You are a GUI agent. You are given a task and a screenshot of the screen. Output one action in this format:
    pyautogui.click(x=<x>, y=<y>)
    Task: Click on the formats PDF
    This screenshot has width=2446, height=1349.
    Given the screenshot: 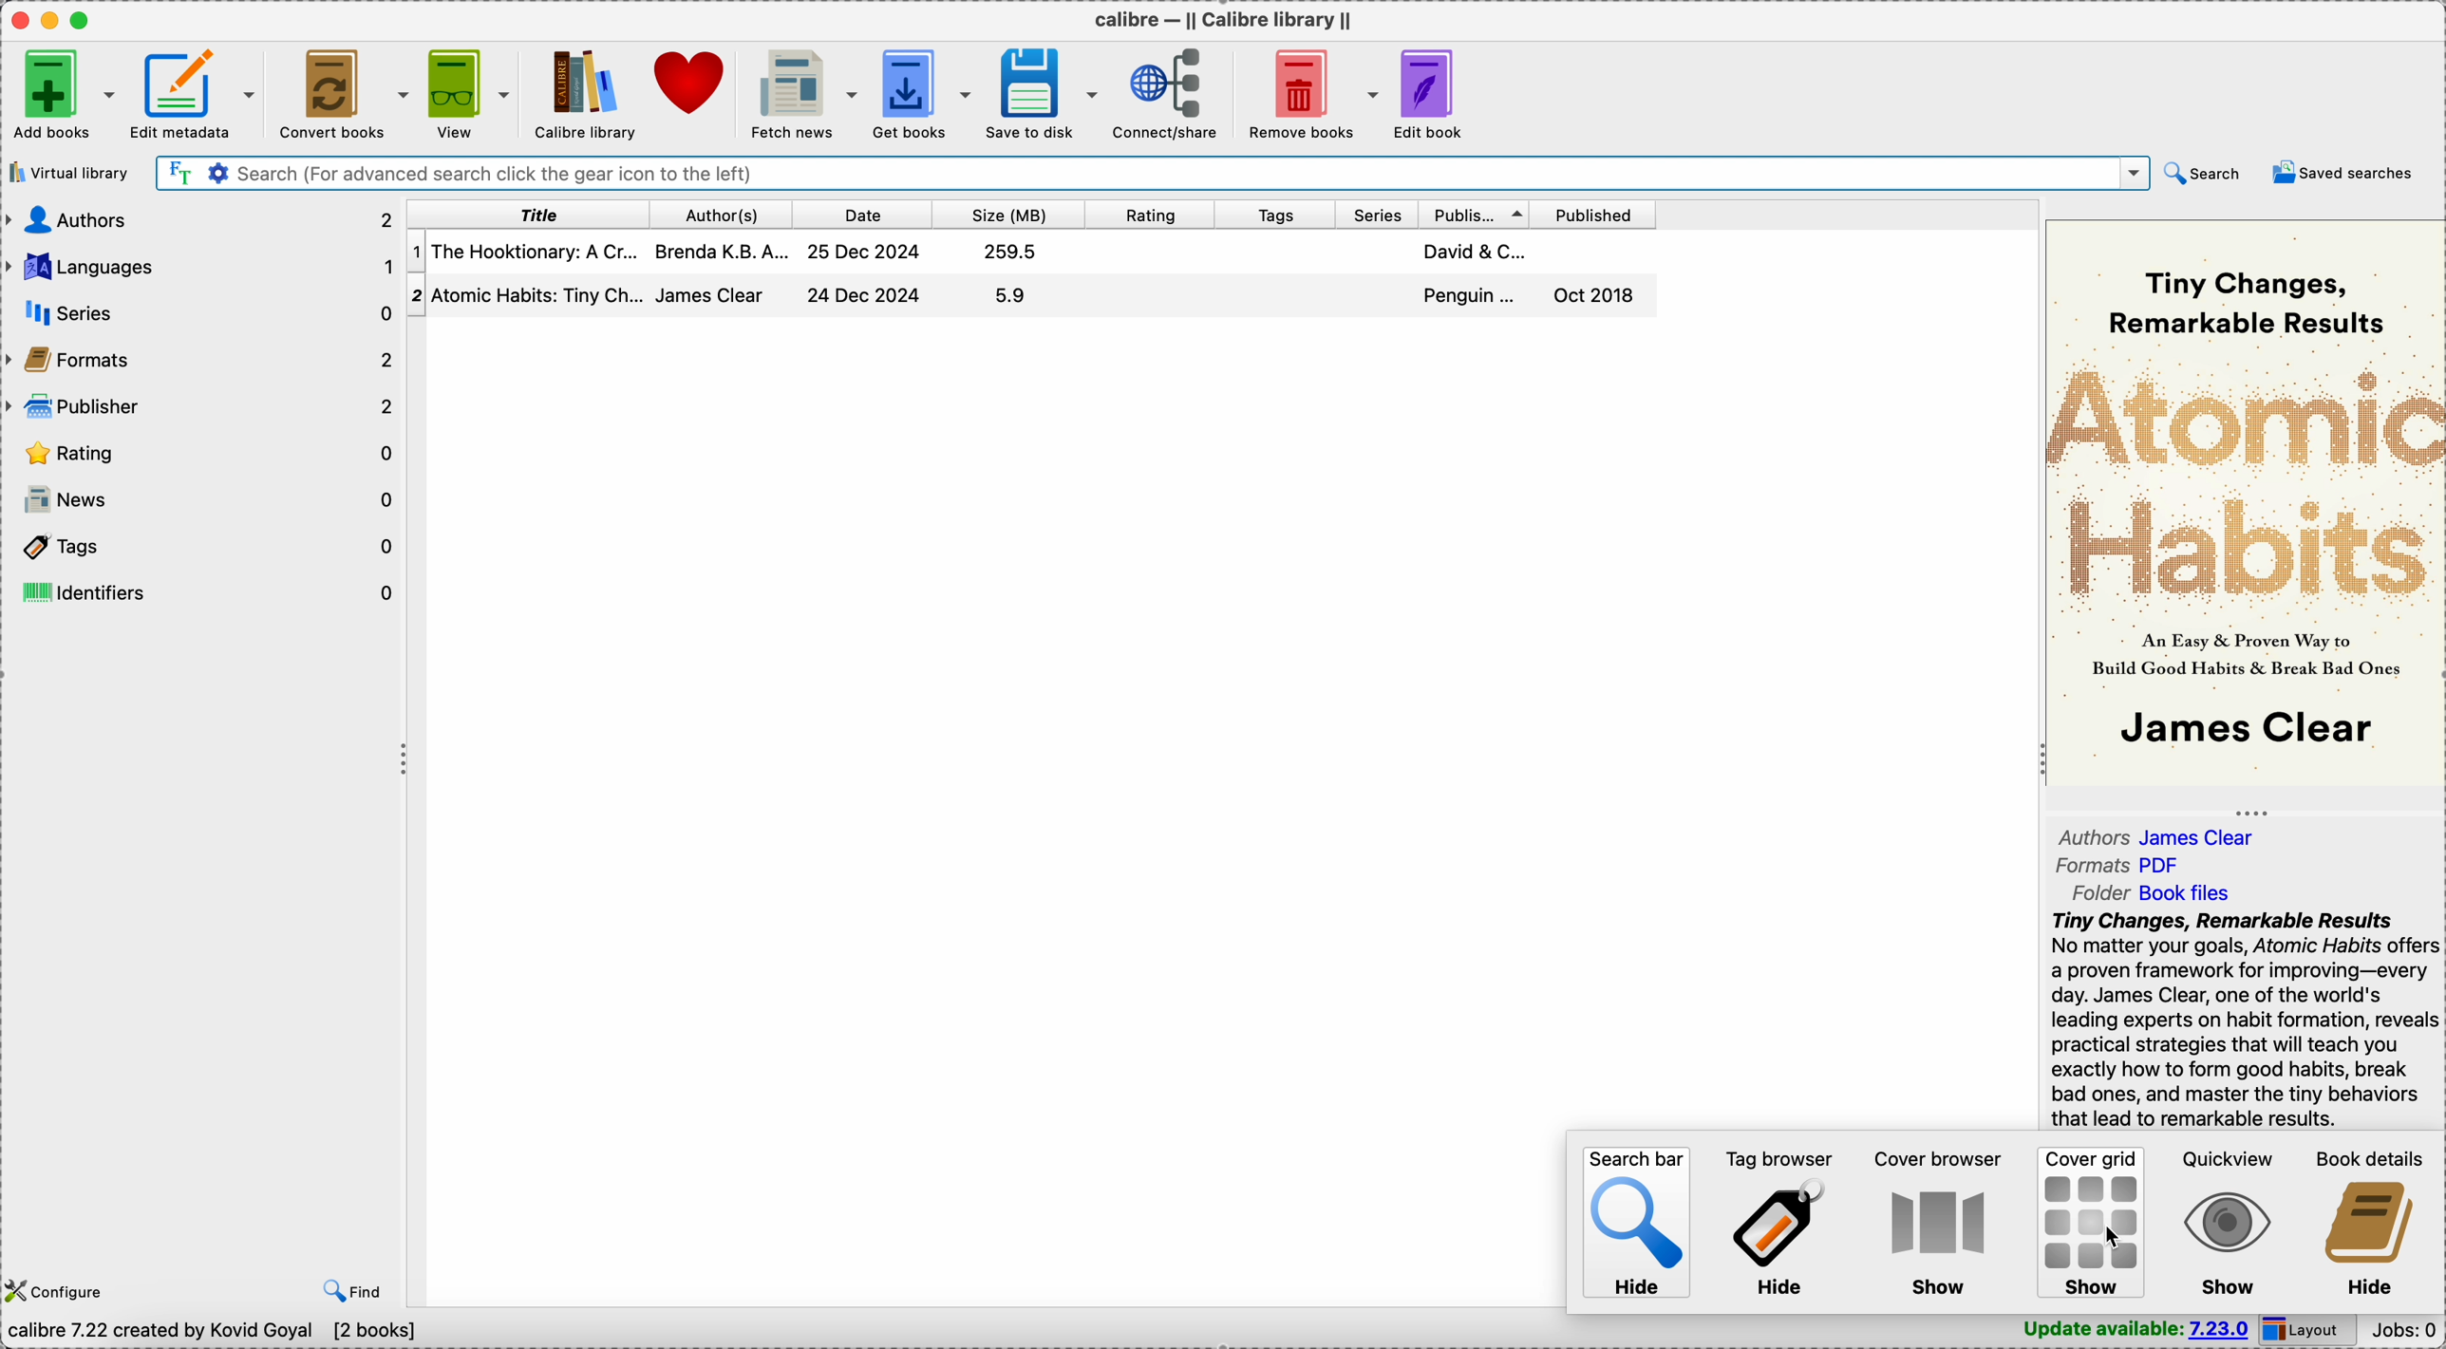 What is the action you would take?
    pyautogui.click(x=2122, y=863)
    